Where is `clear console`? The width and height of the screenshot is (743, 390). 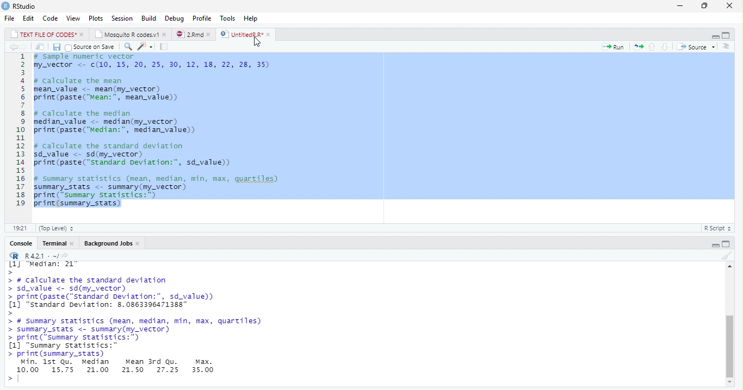 clear console is located at coordinates (727, 256).